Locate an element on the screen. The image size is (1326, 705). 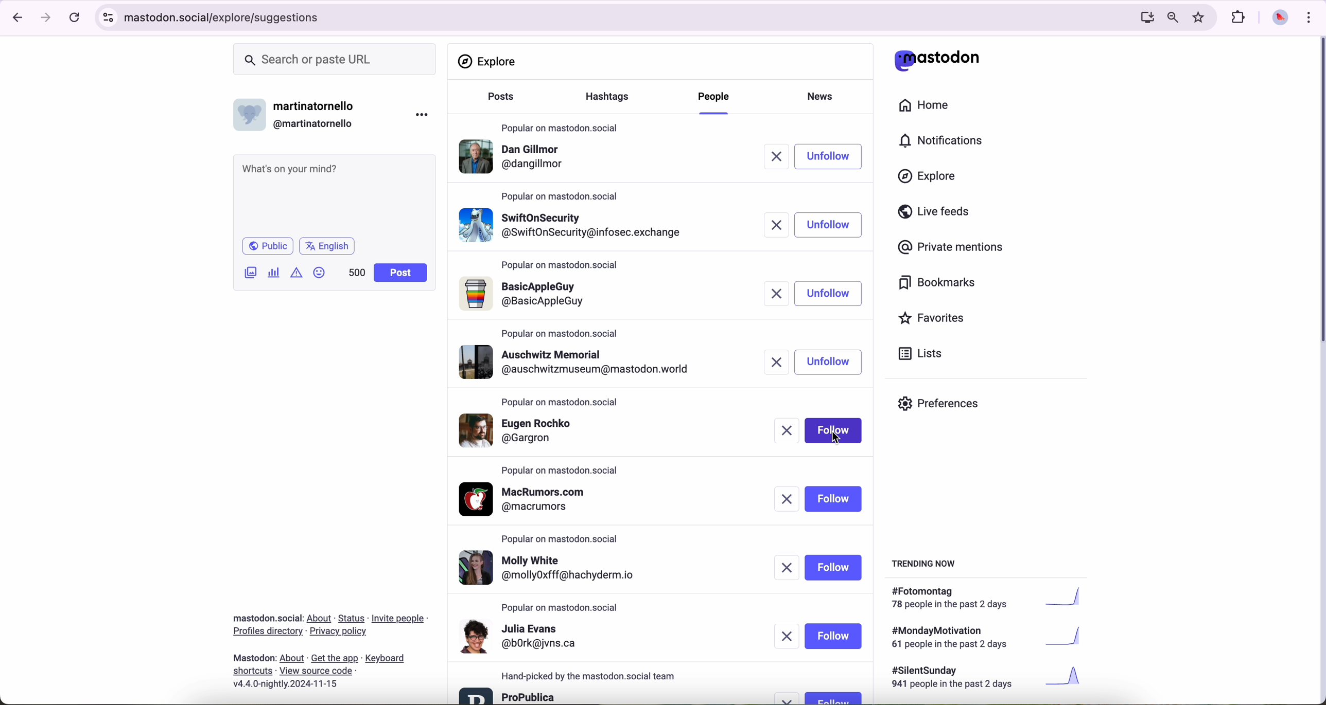
profile is located at coordinates (521, 636).